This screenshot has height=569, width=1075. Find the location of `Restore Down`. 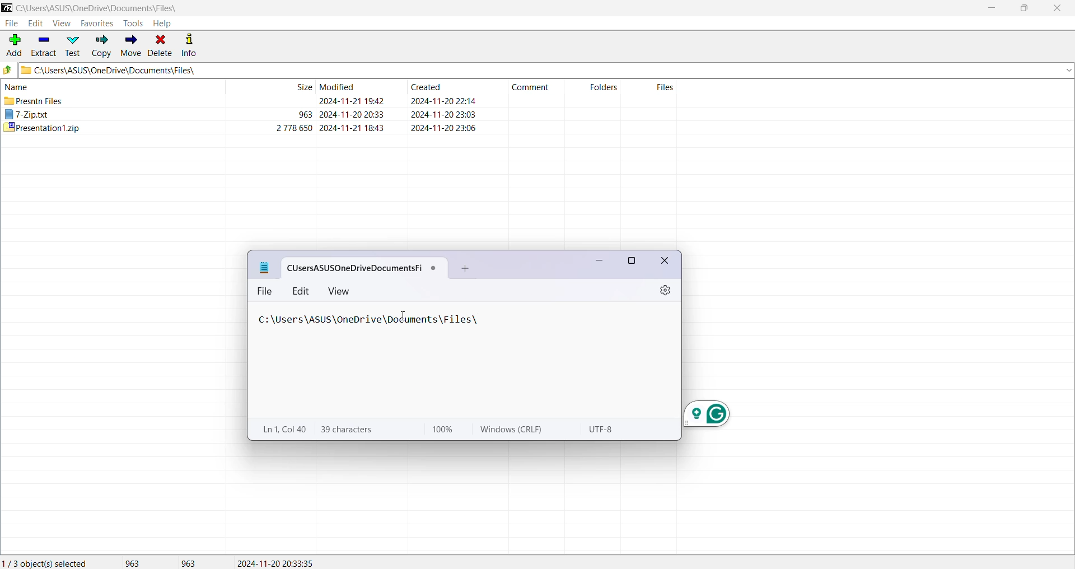

Restore Down is located at coordinates (1025, 8).